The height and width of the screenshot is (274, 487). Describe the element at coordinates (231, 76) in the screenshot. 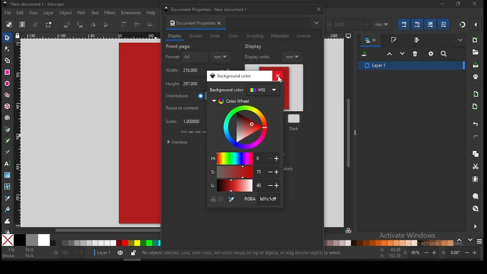

I see `background color selection window` at that location.